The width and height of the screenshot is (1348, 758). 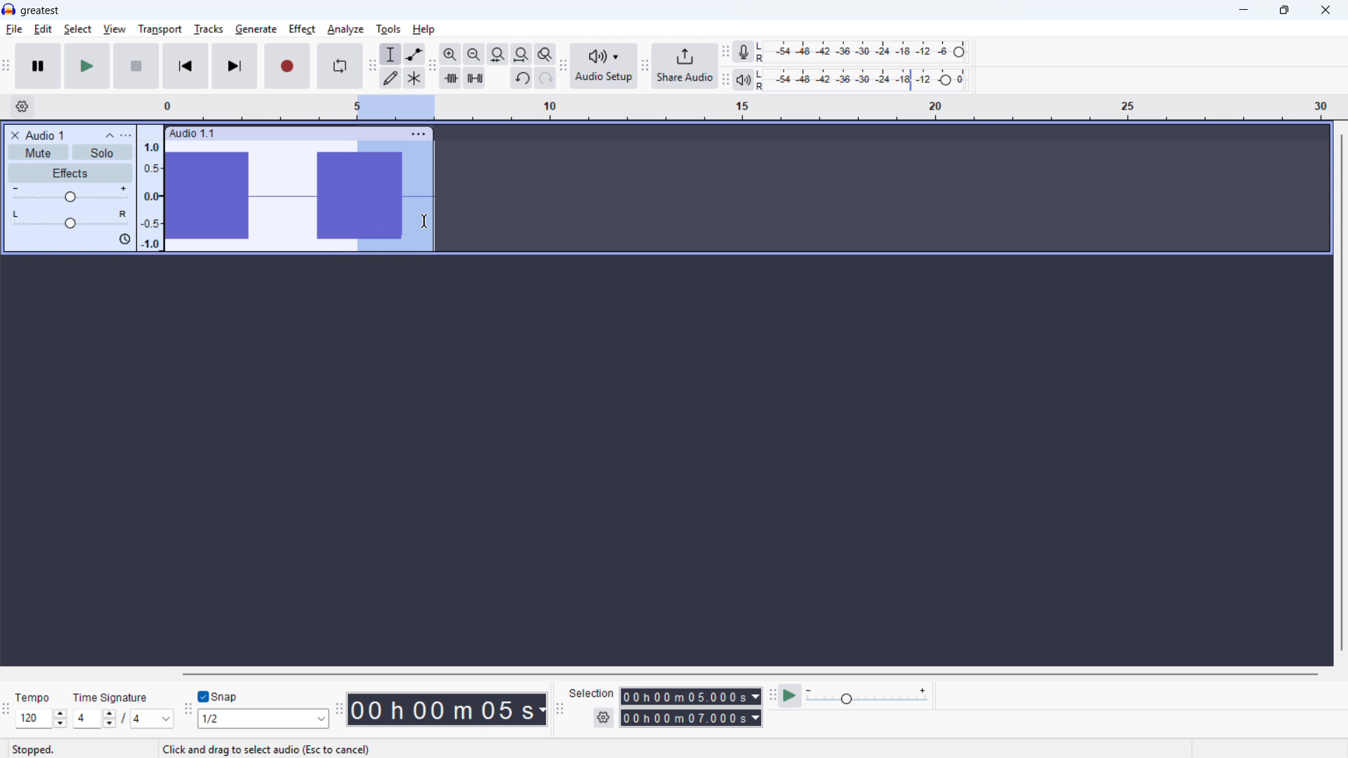 What do you see at coordinates (685, 66) in the screenshot?
I see `Share audio ` at bounding box center [685, 66].